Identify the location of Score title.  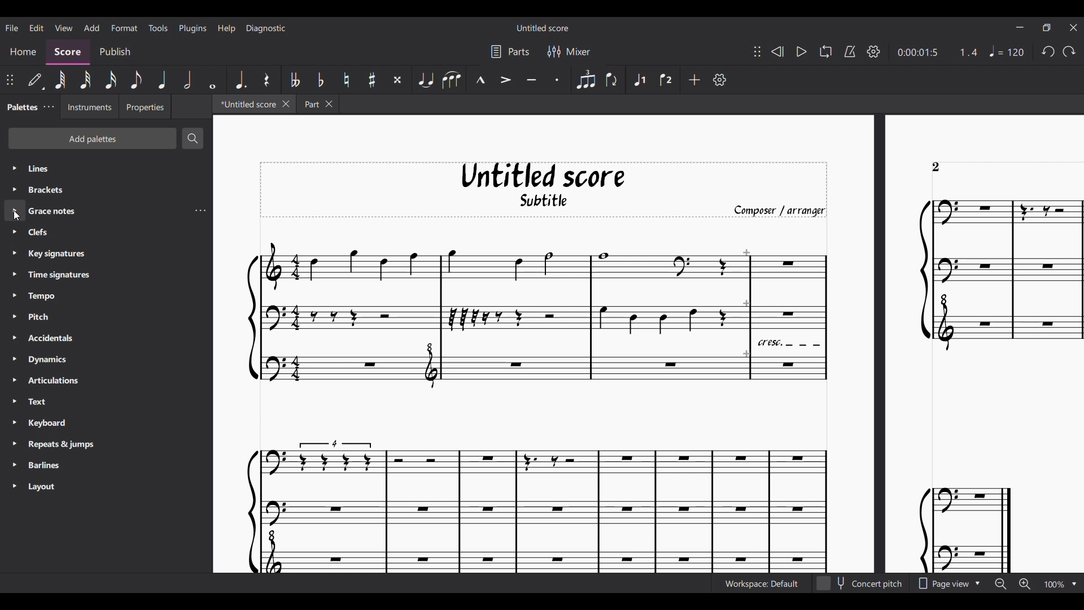
(542, 28).